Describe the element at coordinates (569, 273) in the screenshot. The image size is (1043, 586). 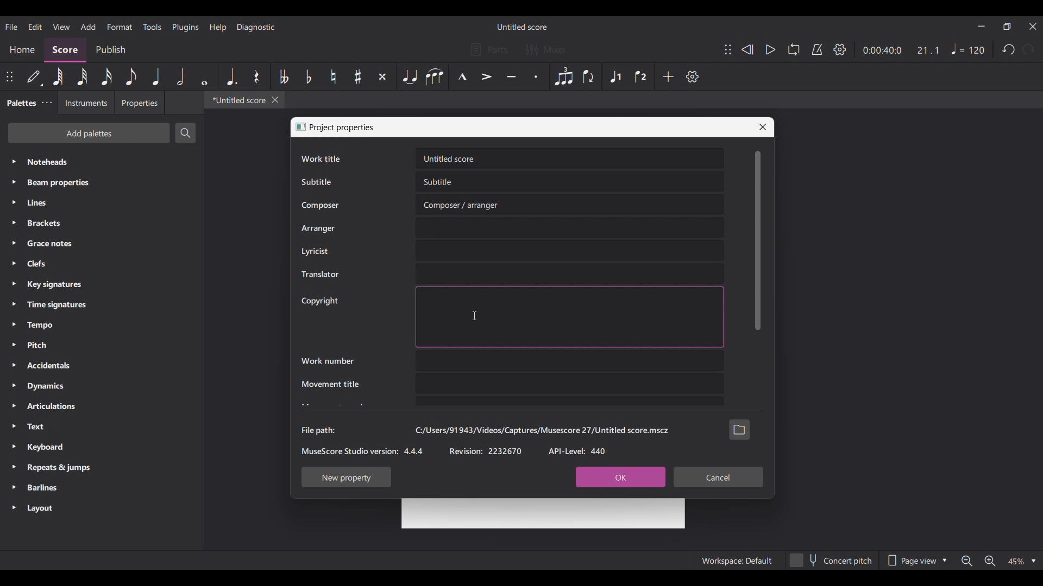
I see `Text box for Translator` at that location.